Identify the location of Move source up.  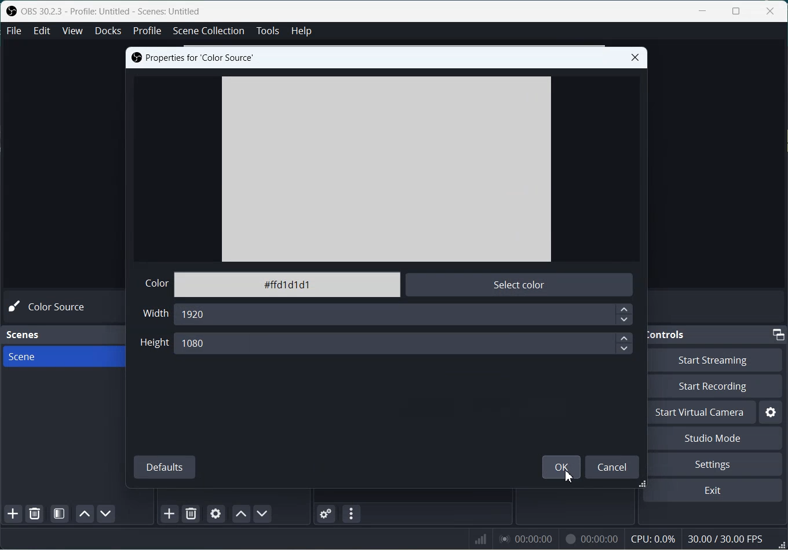
(240, 514).